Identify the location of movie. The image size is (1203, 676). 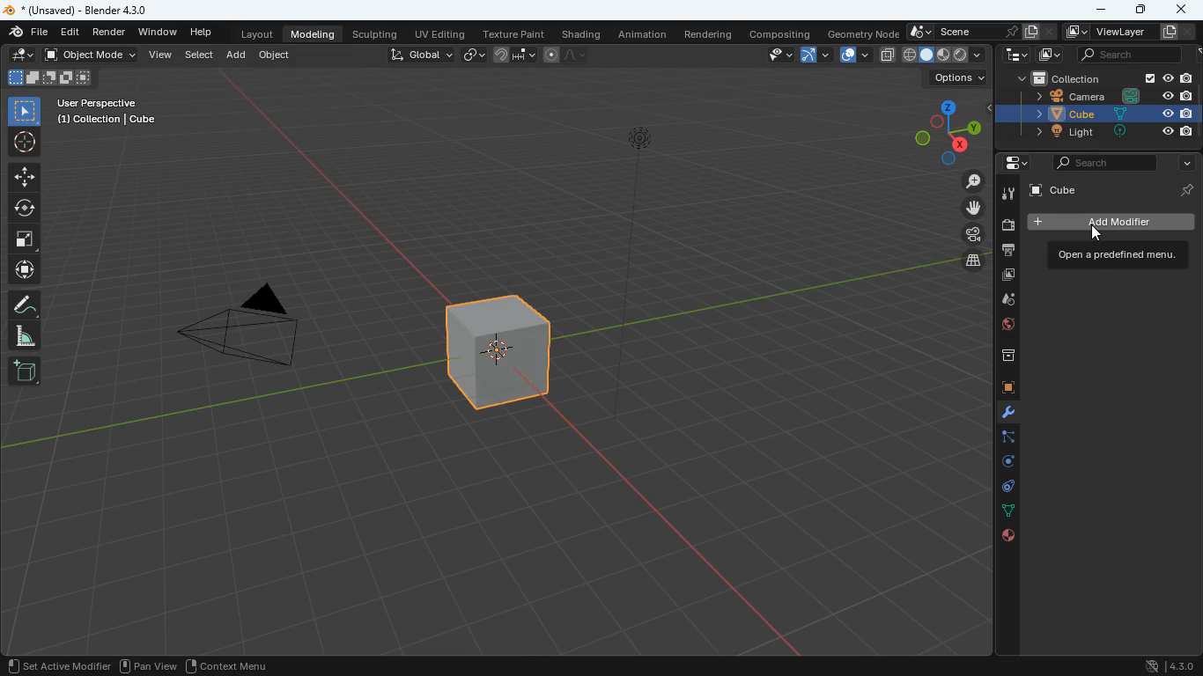
(975, 235).